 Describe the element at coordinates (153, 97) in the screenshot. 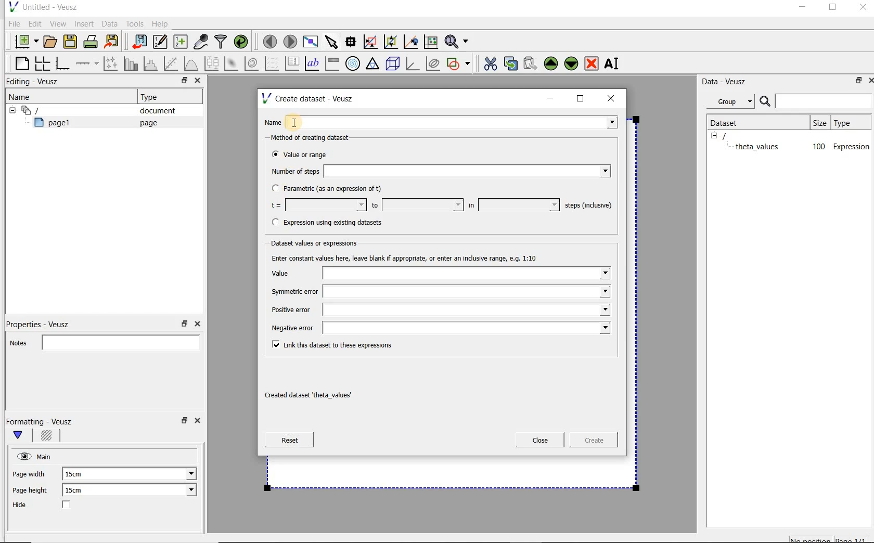

I see `Type` at that location.